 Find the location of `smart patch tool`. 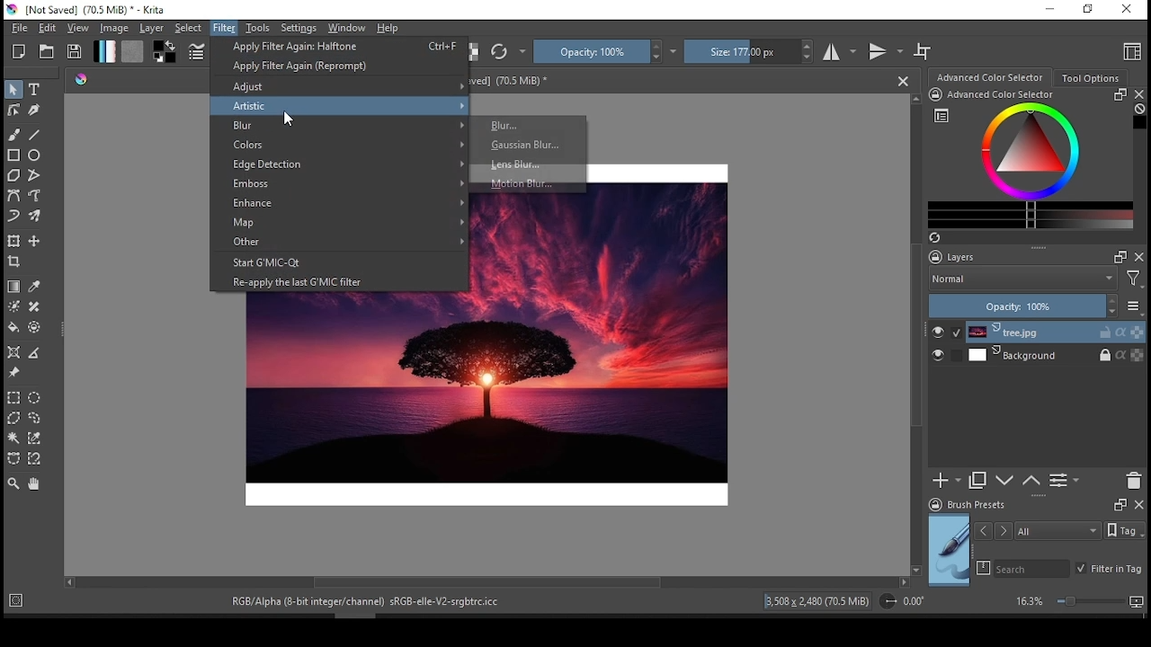

smart patch tool is located at coordinates (34, 306).